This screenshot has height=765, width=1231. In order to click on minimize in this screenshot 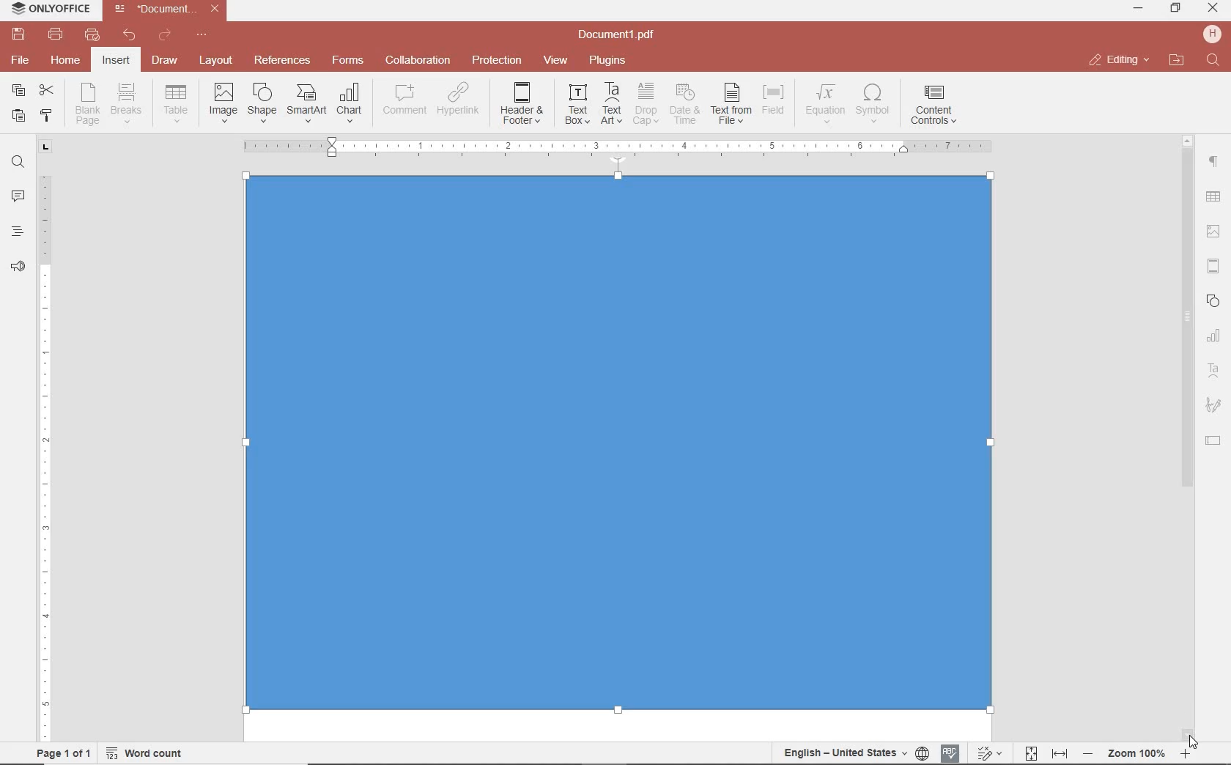, I will do `click(1139, 8)`.